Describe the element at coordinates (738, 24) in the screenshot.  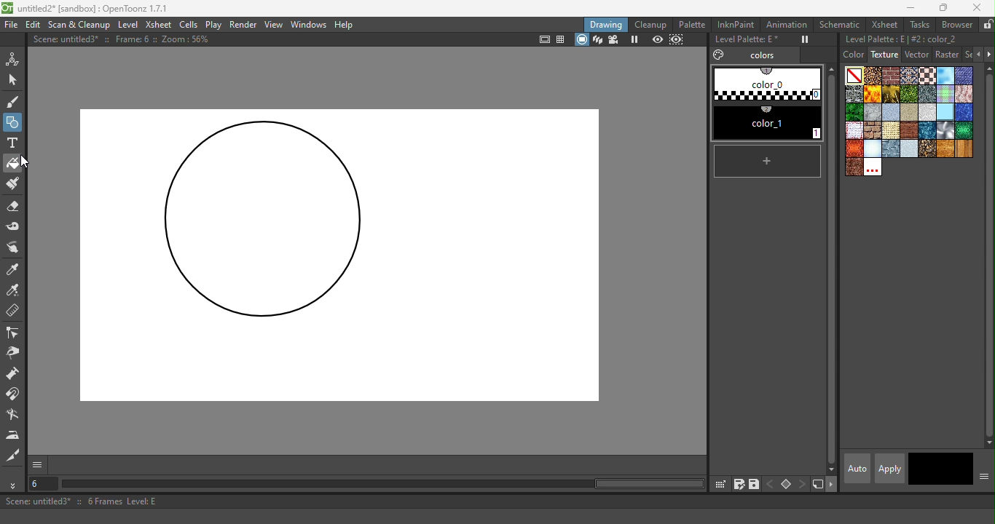
I see `InknPaint` at that location.